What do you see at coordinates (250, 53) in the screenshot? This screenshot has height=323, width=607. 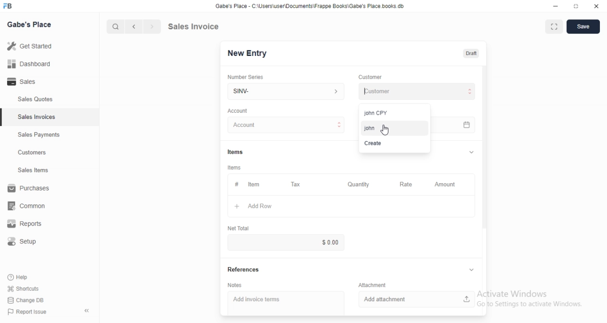 I see `New Entry` at bounding box center [250, 53].